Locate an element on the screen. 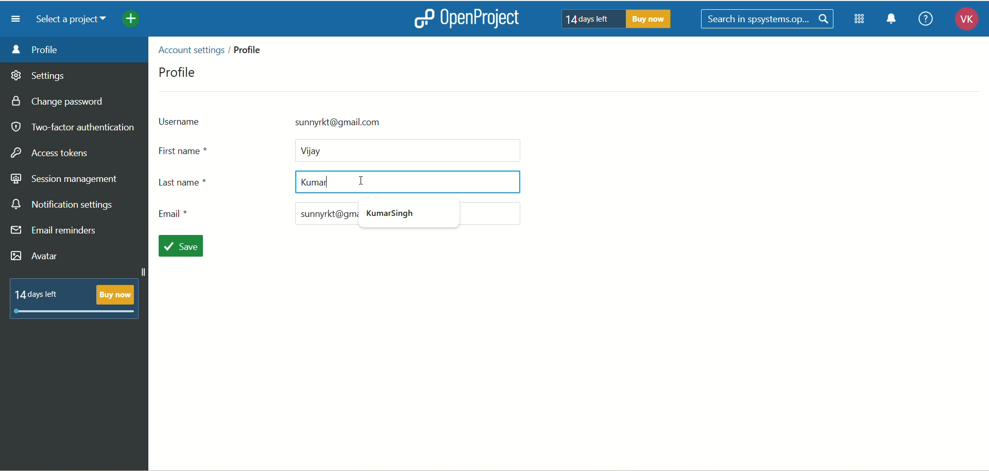 The height and width of the screenshot is (471, 989). avatar is located at coordinates (35, 256).